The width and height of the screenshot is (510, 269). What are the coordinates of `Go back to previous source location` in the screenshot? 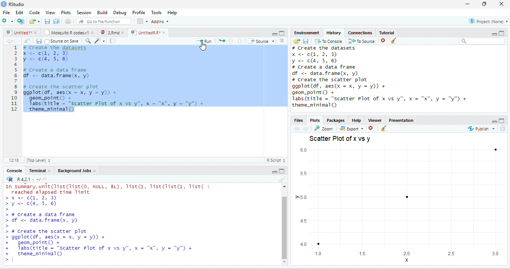 It's located at (9, 41).